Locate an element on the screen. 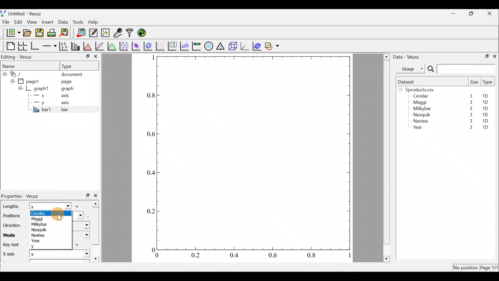 This screenshot has width=499, height=281. Lengths is located at coordinates (11, 206).